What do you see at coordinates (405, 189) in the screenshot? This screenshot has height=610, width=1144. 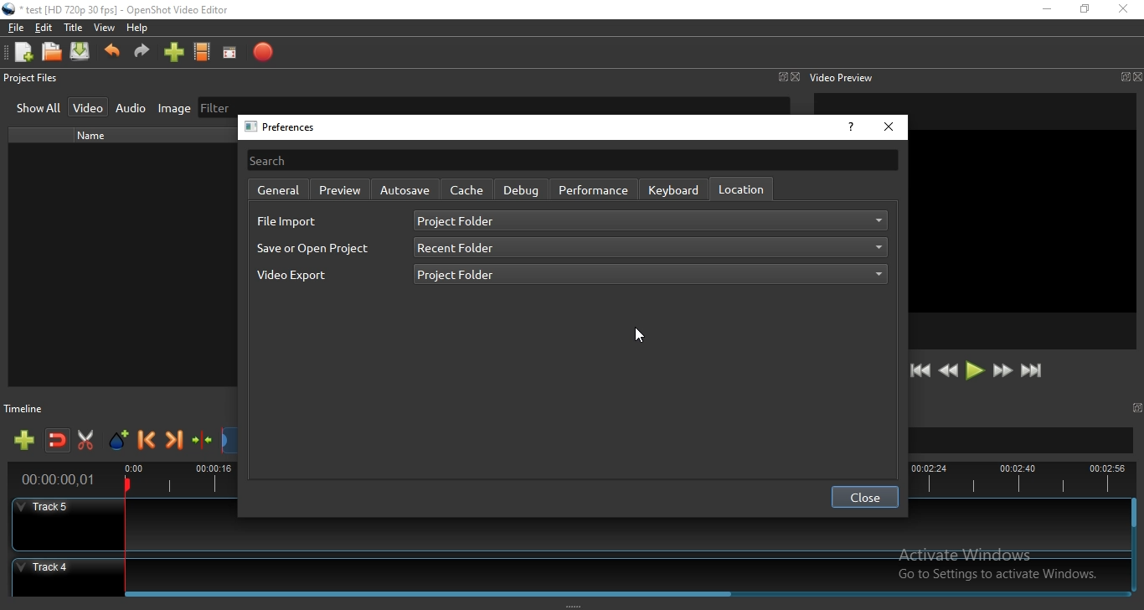 I see `Autosave` at bounding box center [405, 189].